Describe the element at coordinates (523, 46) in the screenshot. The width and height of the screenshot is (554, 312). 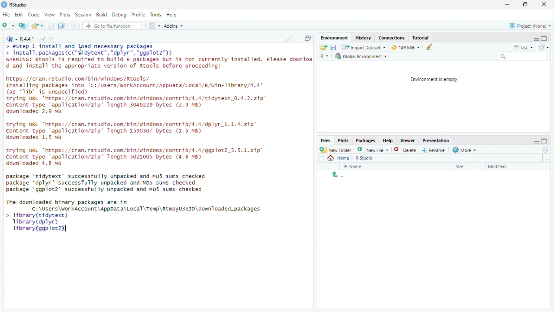
I see `List` at that location.